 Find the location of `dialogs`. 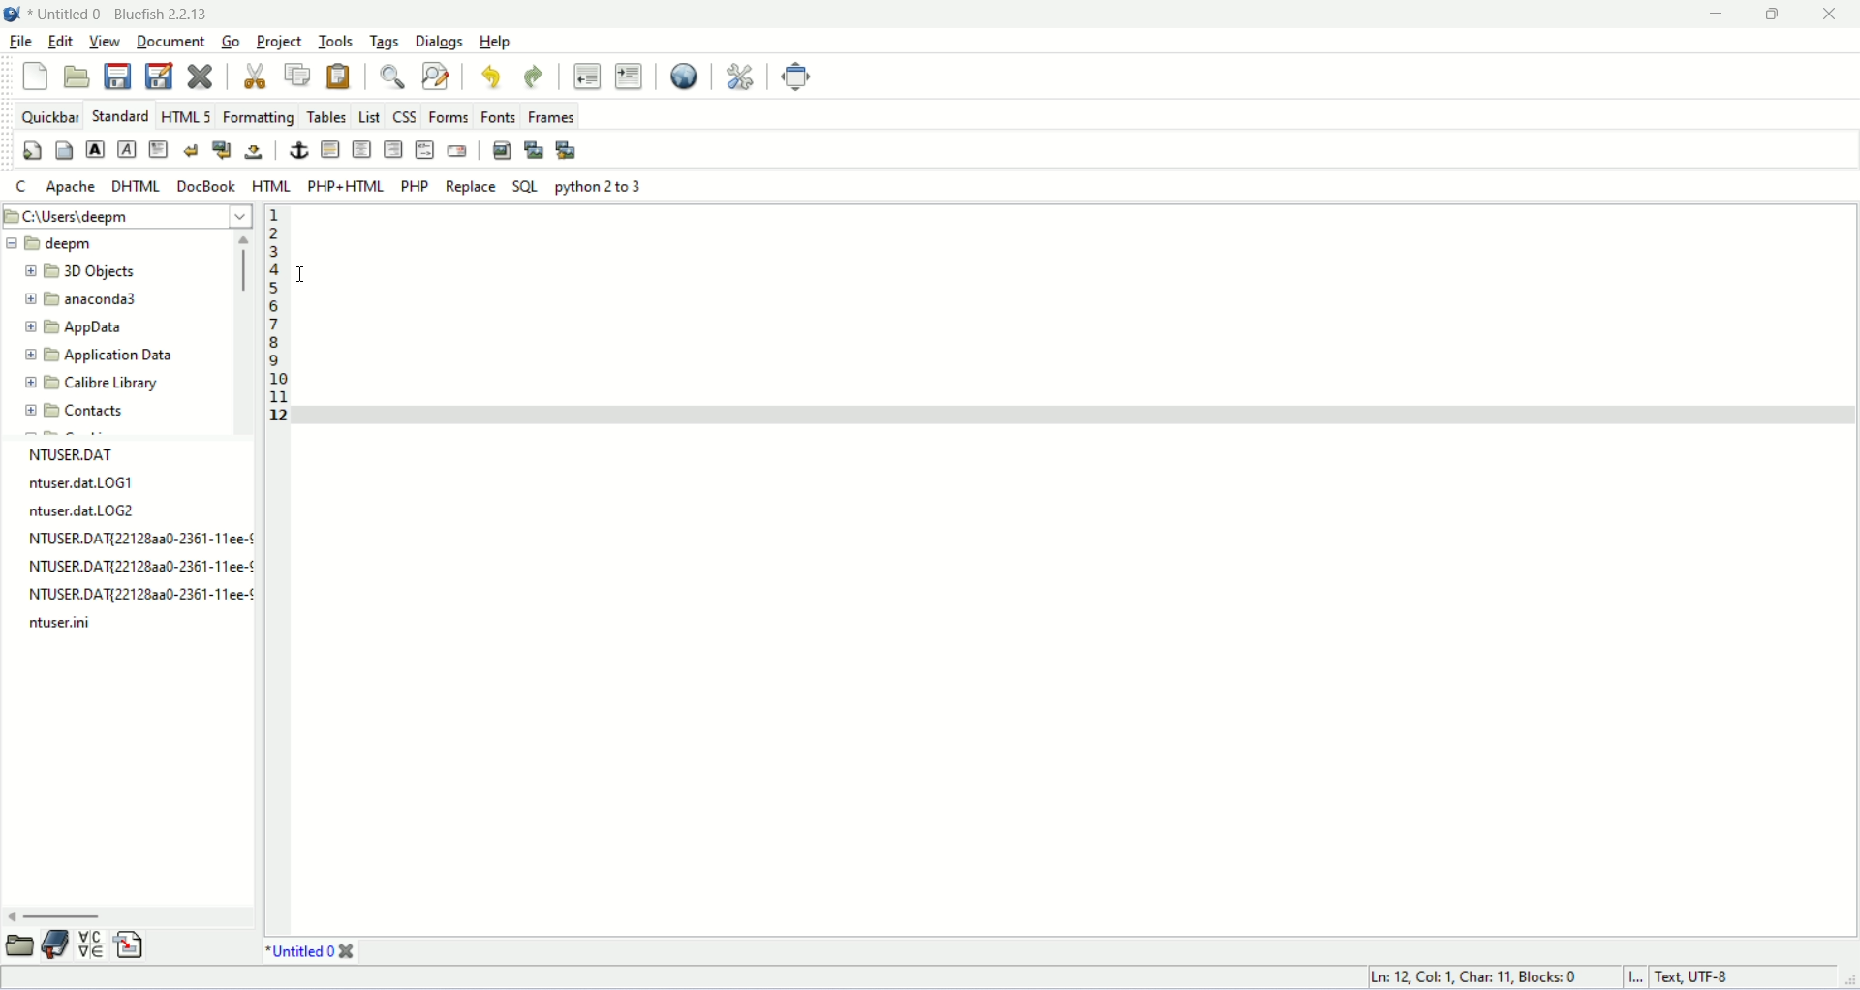

dialogs is located at coordinates (438, 42).